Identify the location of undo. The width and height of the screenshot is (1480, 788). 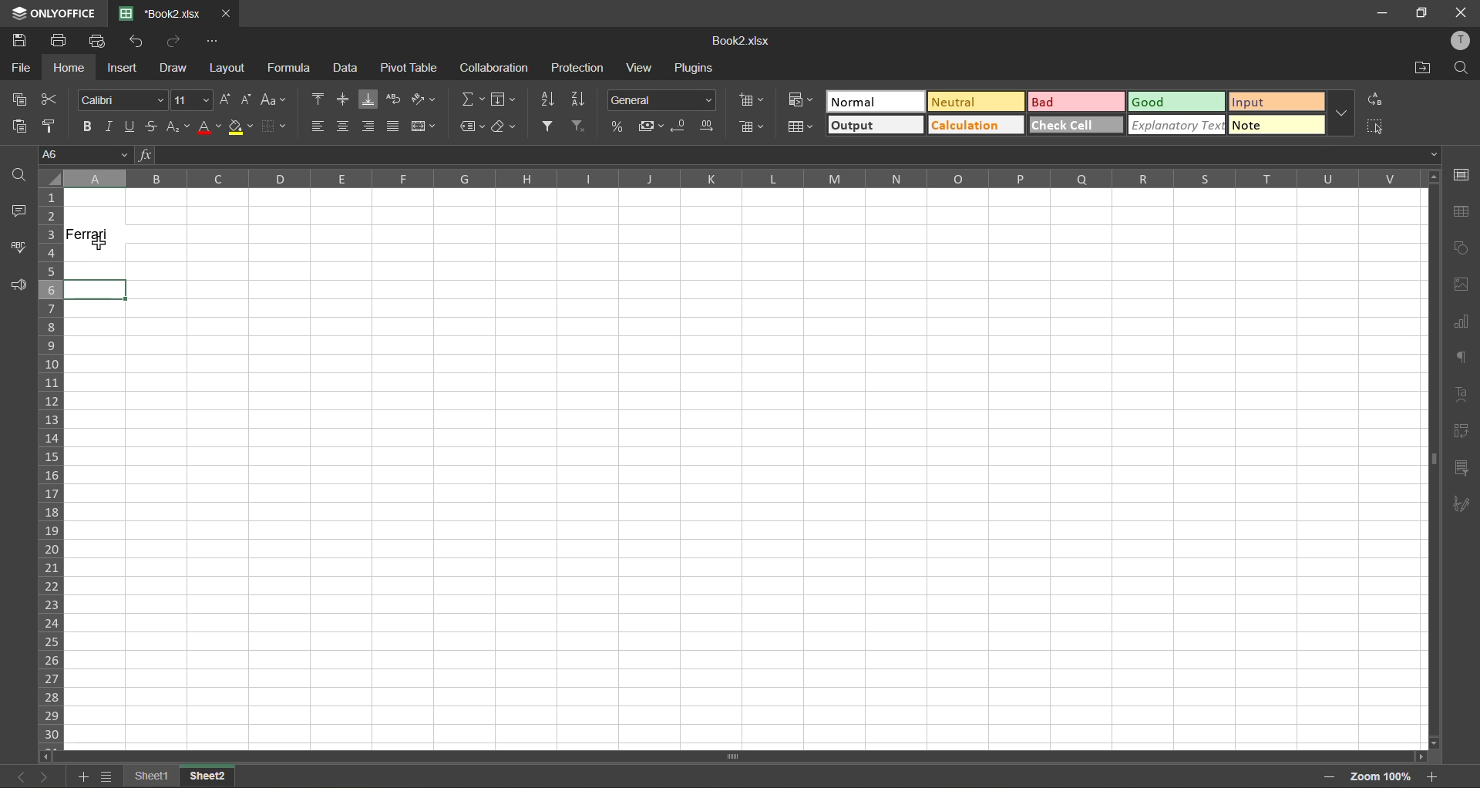
(137, 42).